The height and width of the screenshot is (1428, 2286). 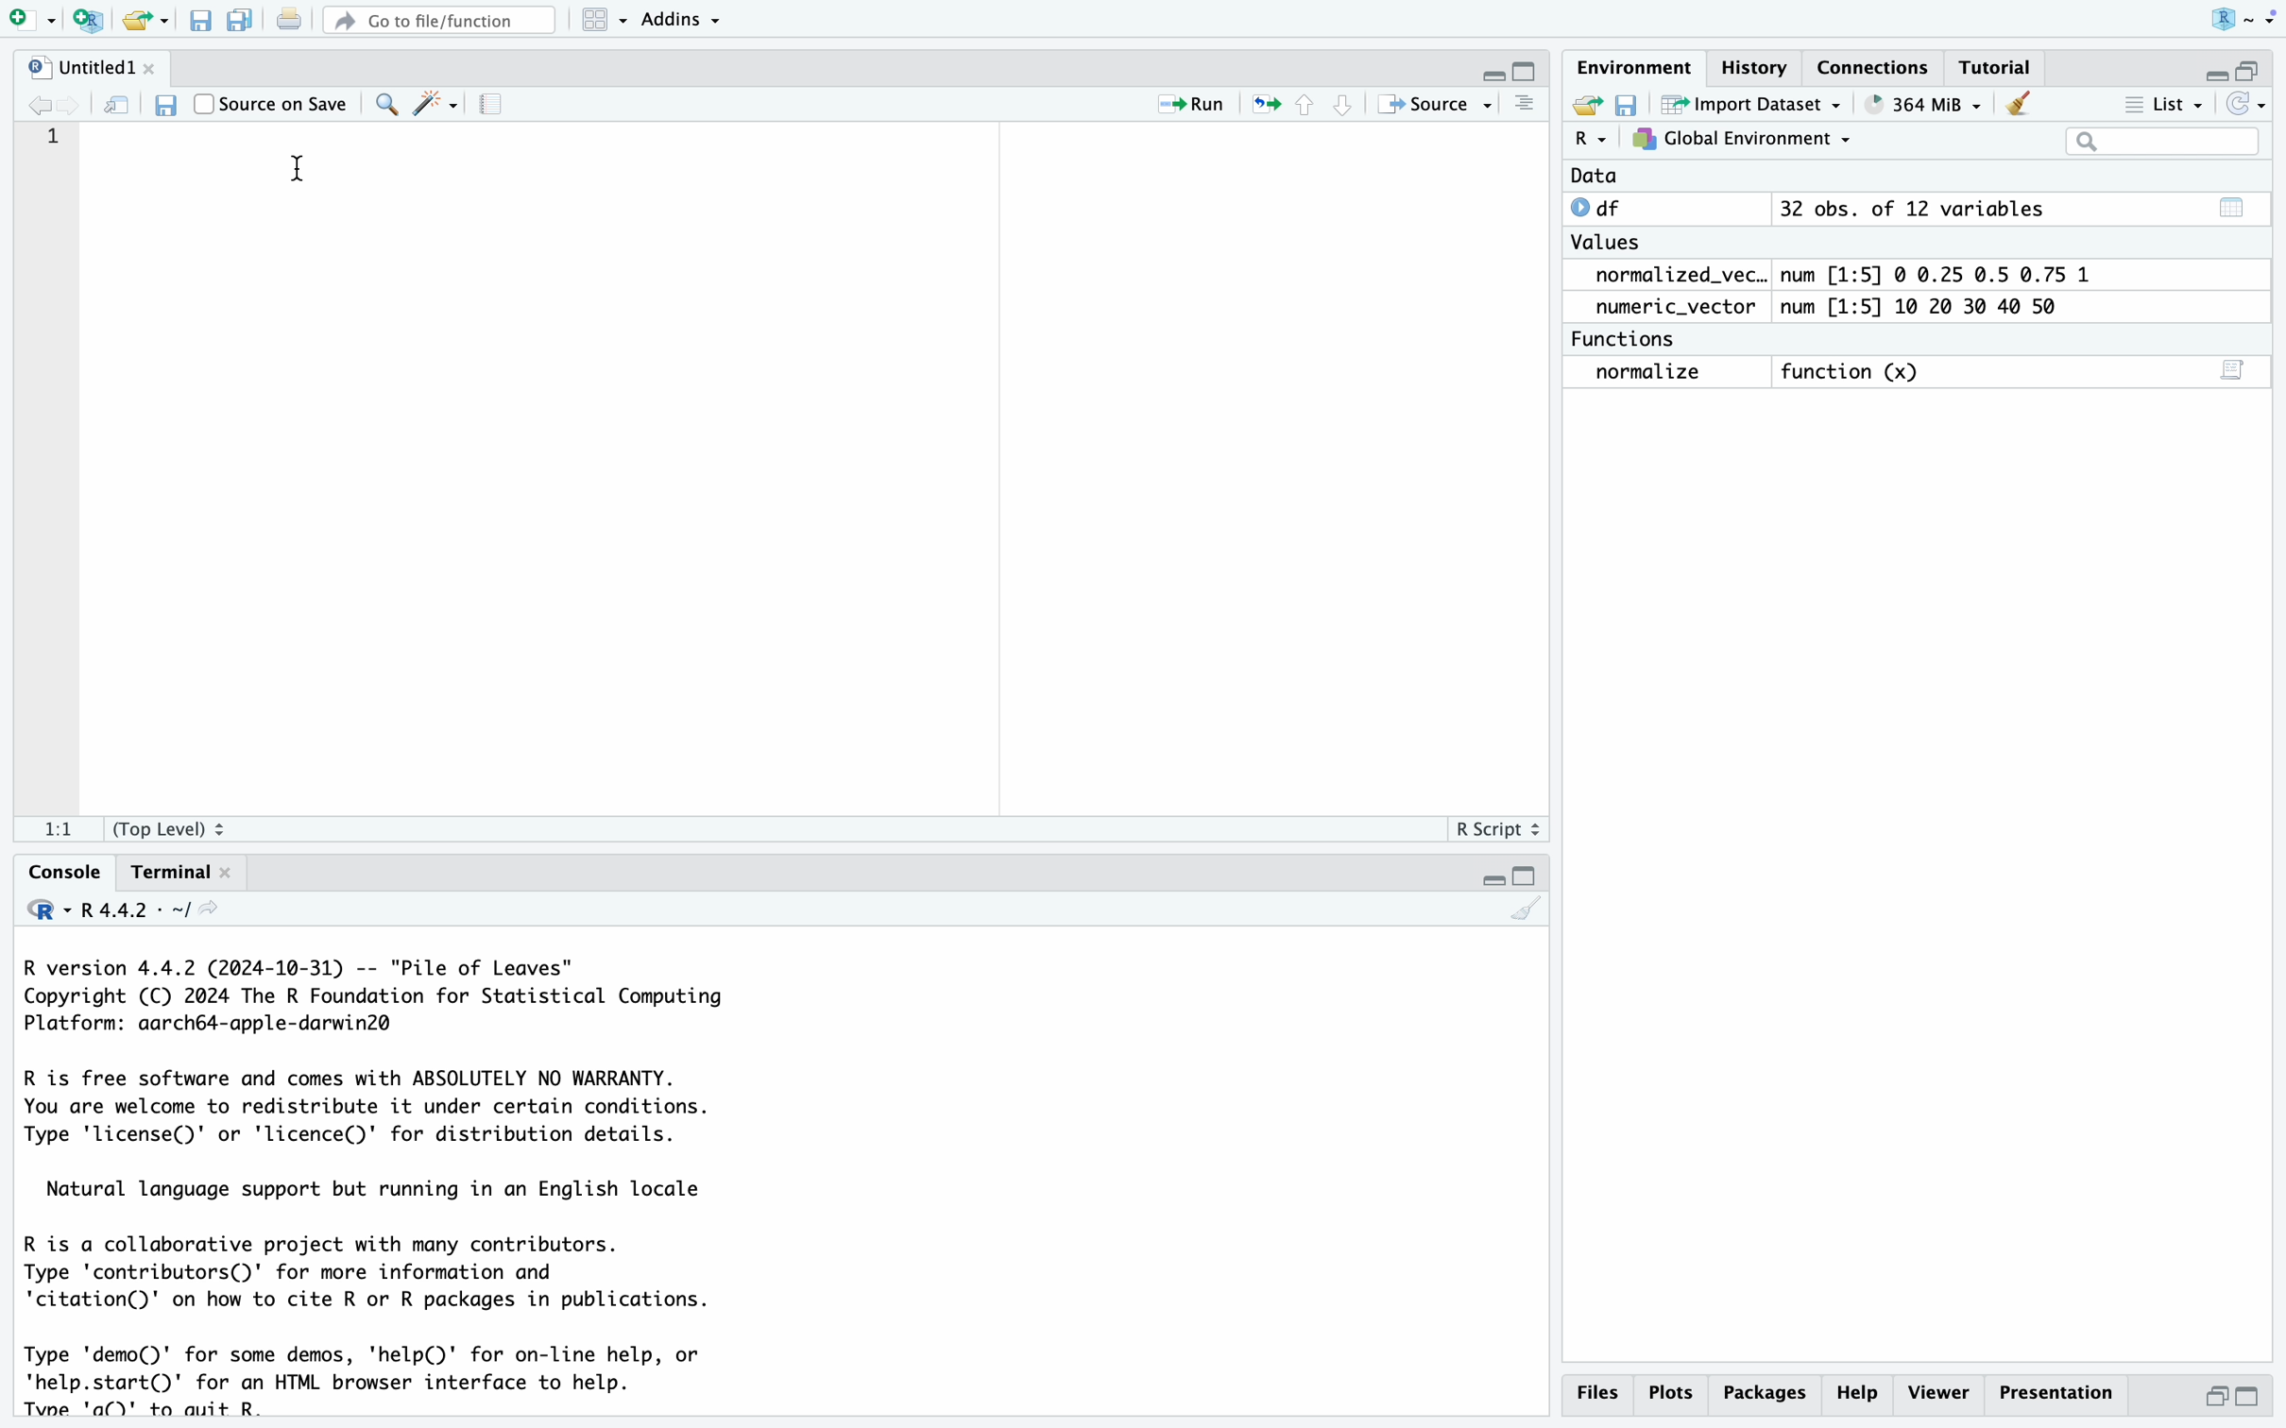 What do you see at coordinates (1628, 103) in the screenshot?
I see `Save` at bounding box center [1628, 103].